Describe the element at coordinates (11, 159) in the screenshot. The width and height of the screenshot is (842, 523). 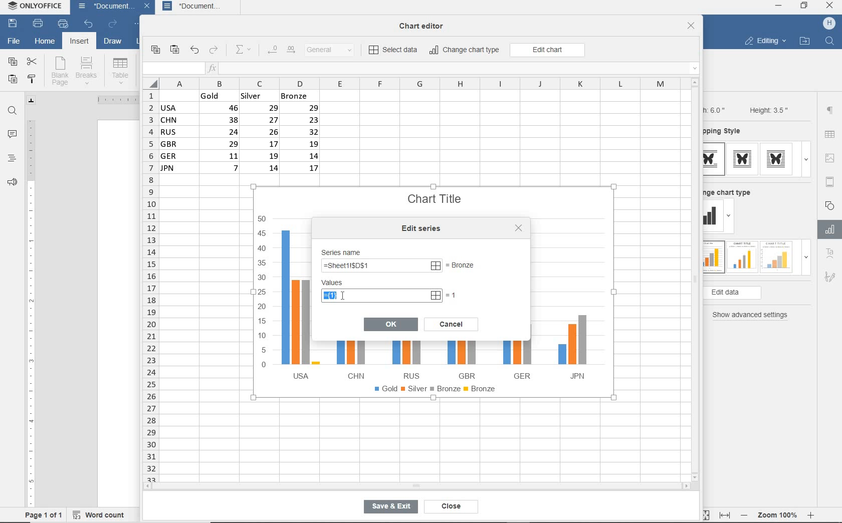
I see `headings` at that location.